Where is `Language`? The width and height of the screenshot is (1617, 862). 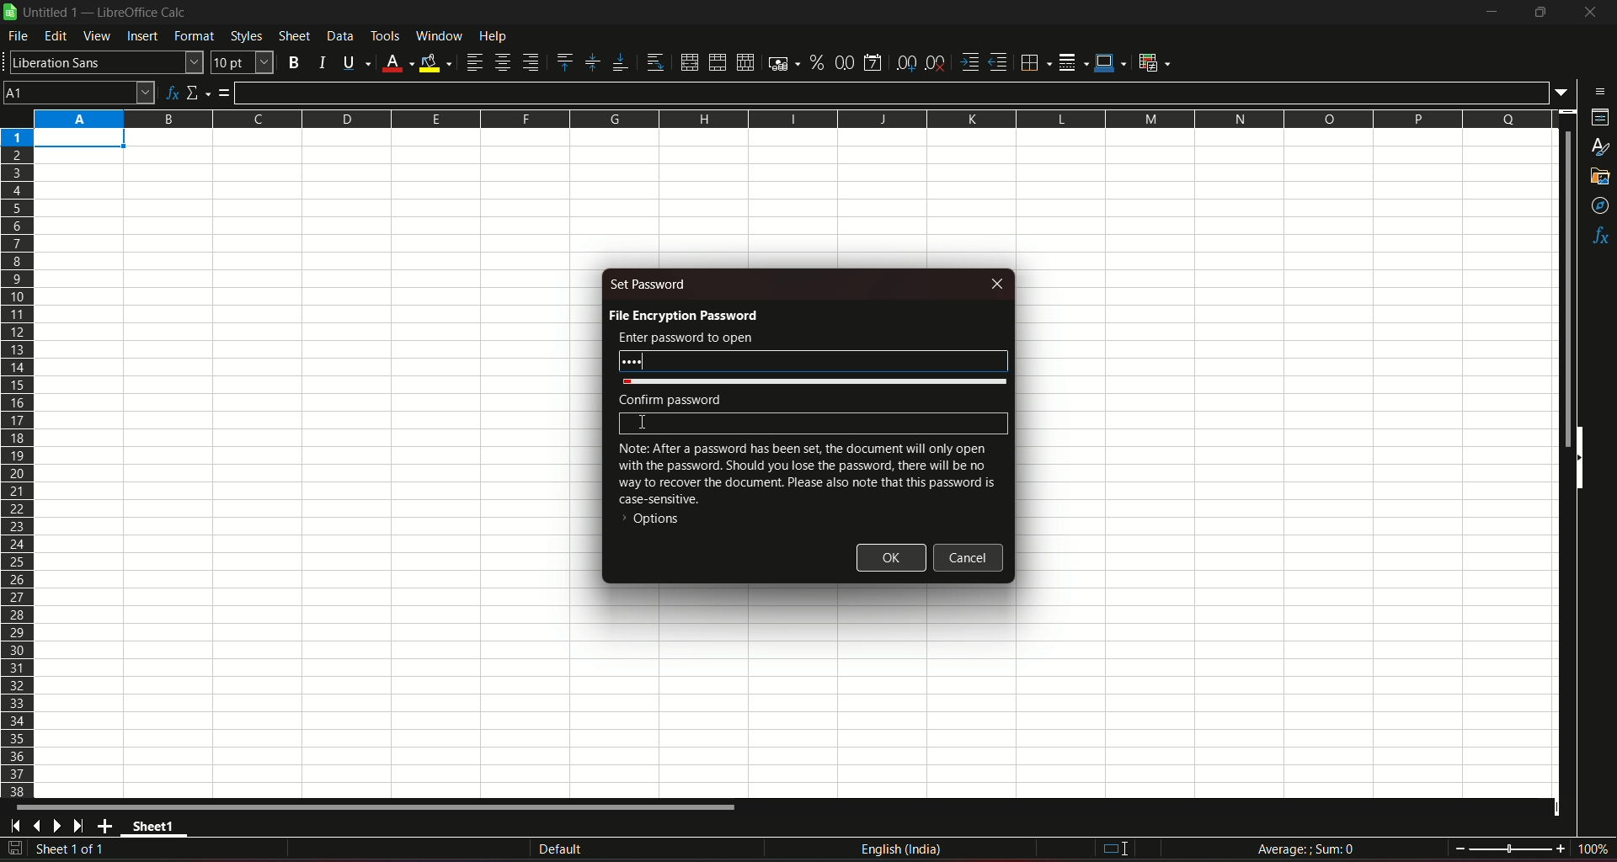
Language is located at coordinates (903, 849).